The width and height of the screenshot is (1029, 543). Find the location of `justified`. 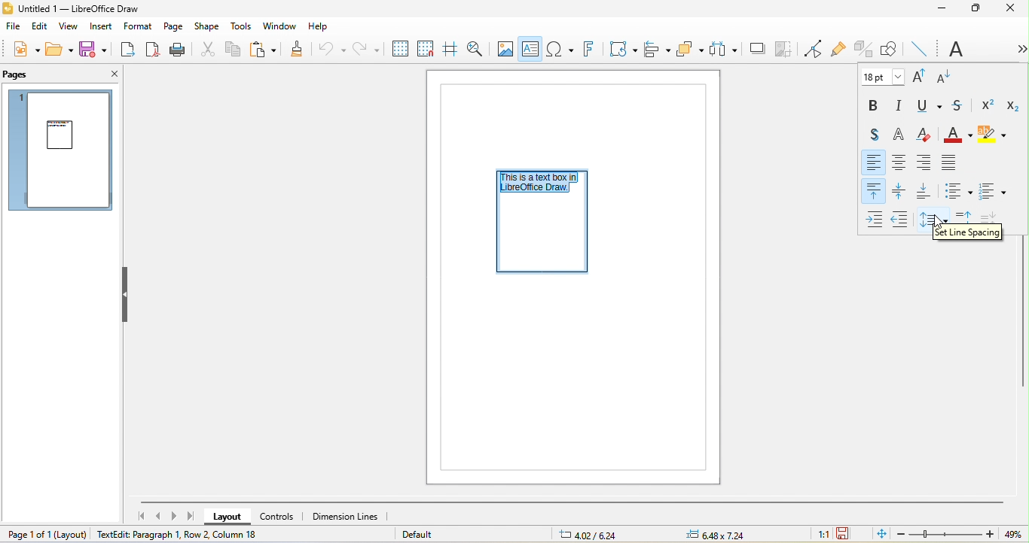

justified is located at coordinates (948, 162).